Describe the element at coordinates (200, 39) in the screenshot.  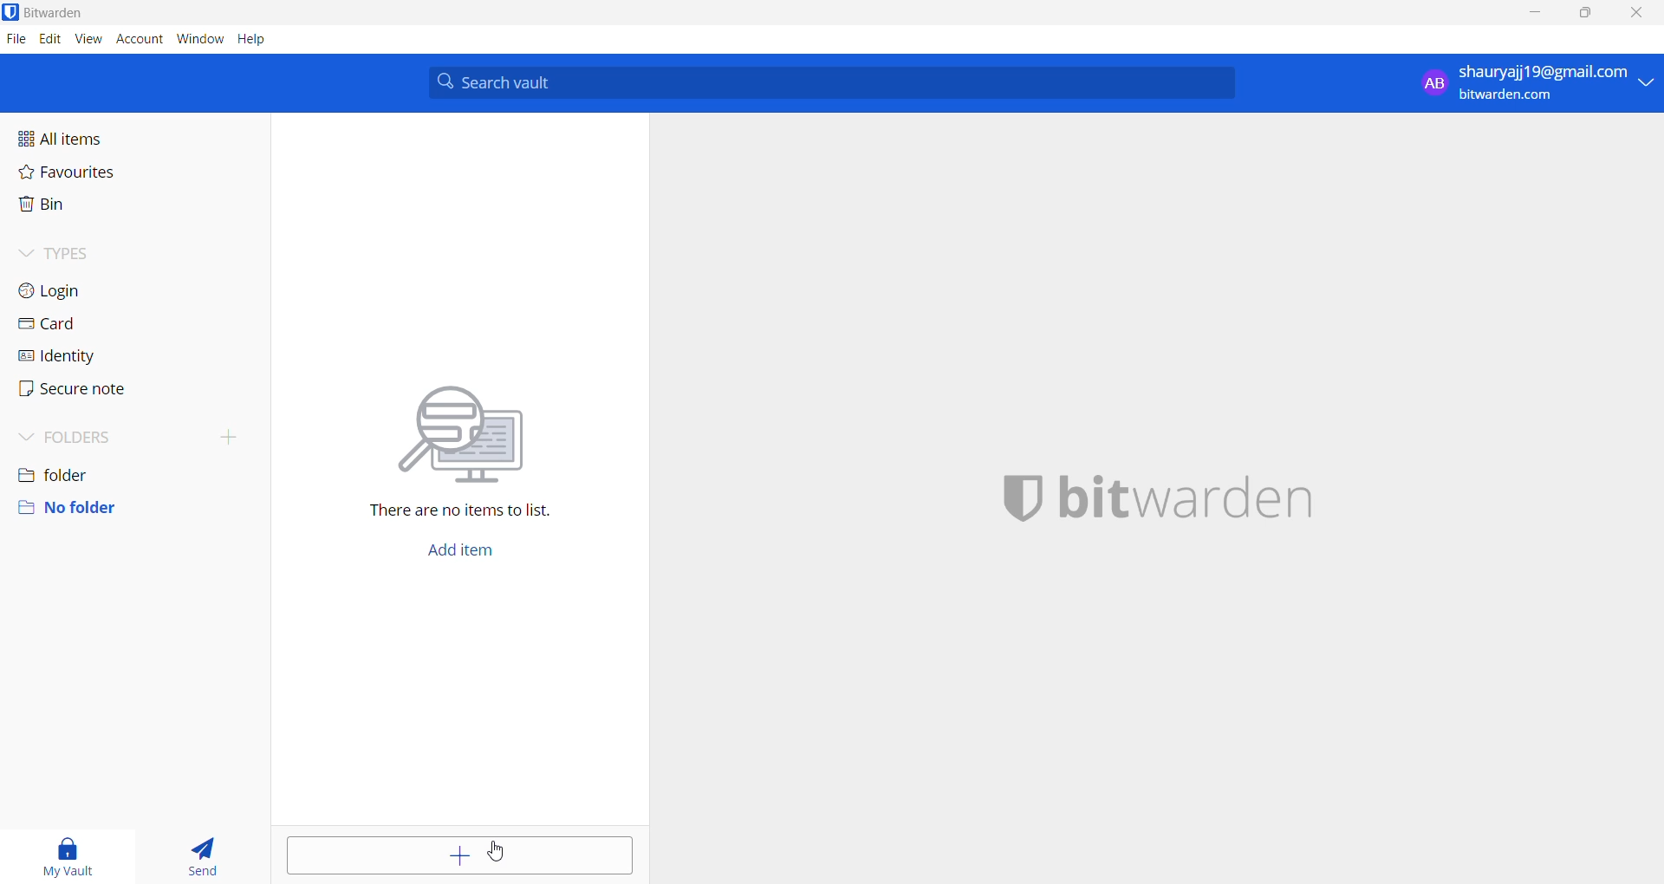
I see `window` at that location.